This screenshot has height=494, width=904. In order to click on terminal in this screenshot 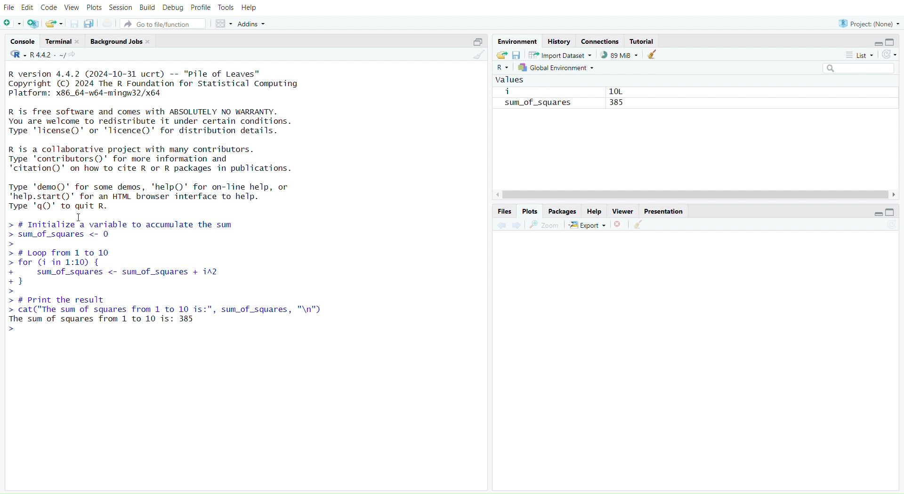, I will do `click(63, 40)`.